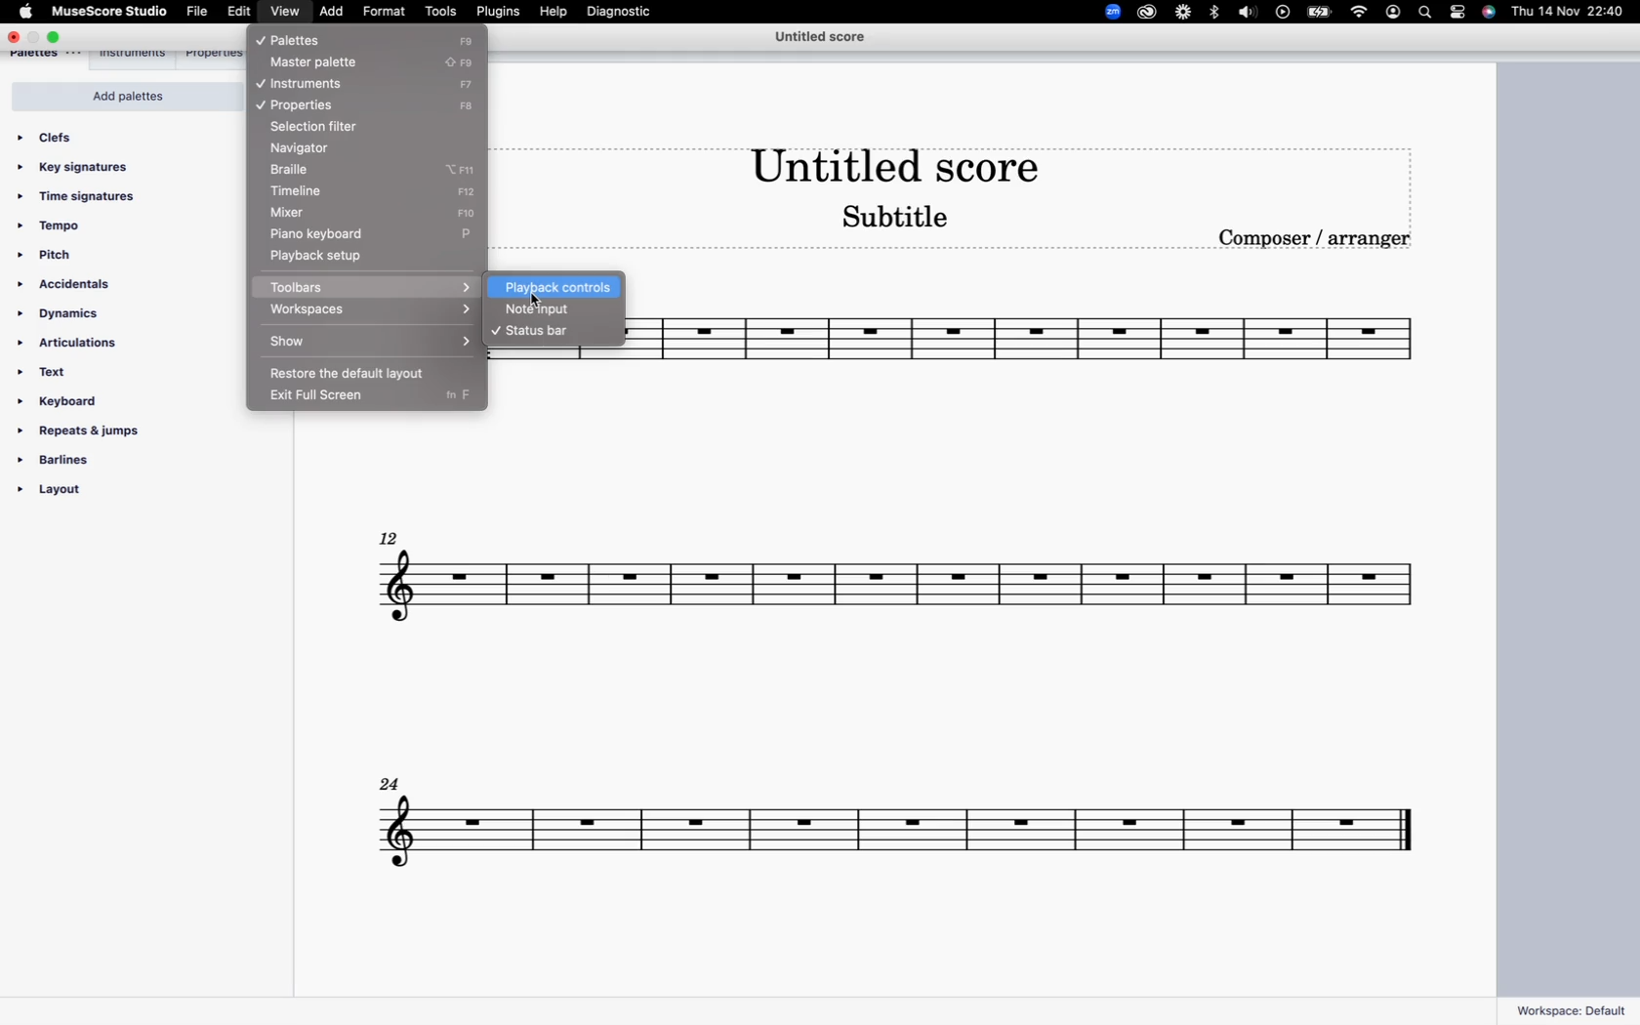 Image resolution: width=1640 pixels, height=1025 pixels. Describe the element at coordinates (472, 82) in the screenshot. I see `F7` at that location.